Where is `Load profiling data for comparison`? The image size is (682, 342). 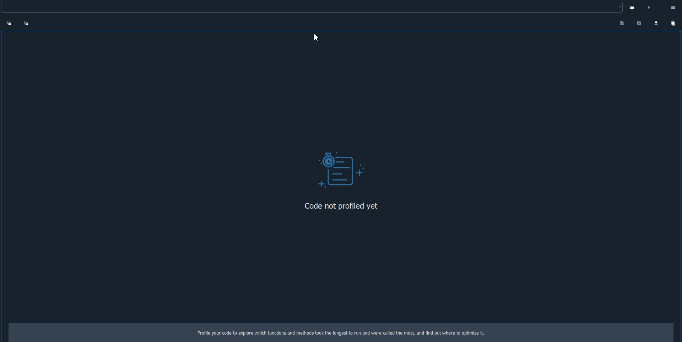
Load profiling data for comparison is located at coordinates (656, 22).